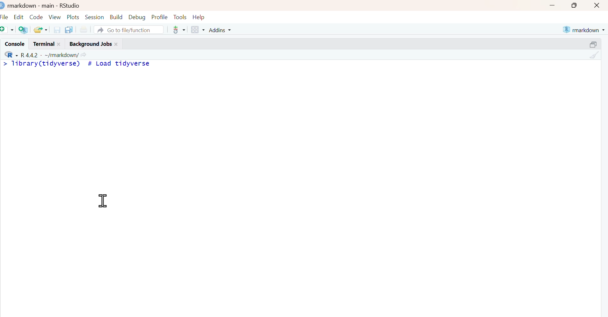 The image size is (608, 317). Describe the element at coordinates (36, 15) in the screenshot. I see `Code` at that location.